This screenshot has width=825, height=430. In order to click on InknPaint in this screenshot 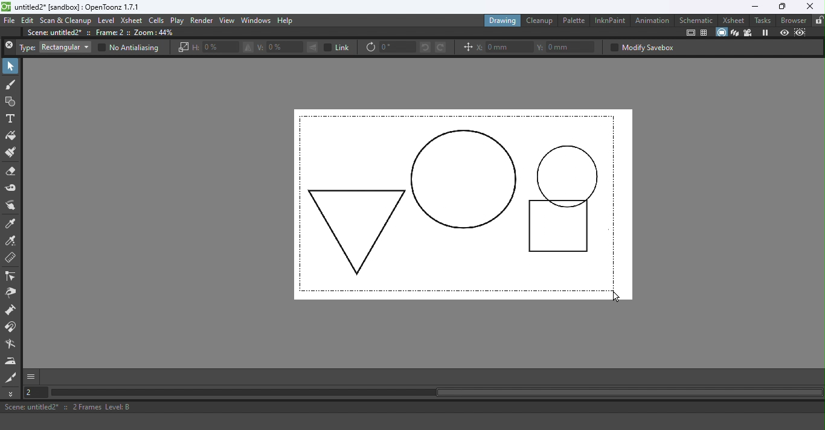, I will do `click(609, 20)`.